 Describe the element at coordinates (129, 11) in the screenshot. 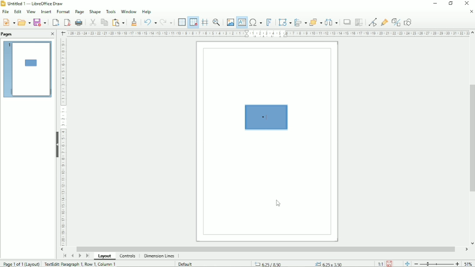

I see `Window` at that location.